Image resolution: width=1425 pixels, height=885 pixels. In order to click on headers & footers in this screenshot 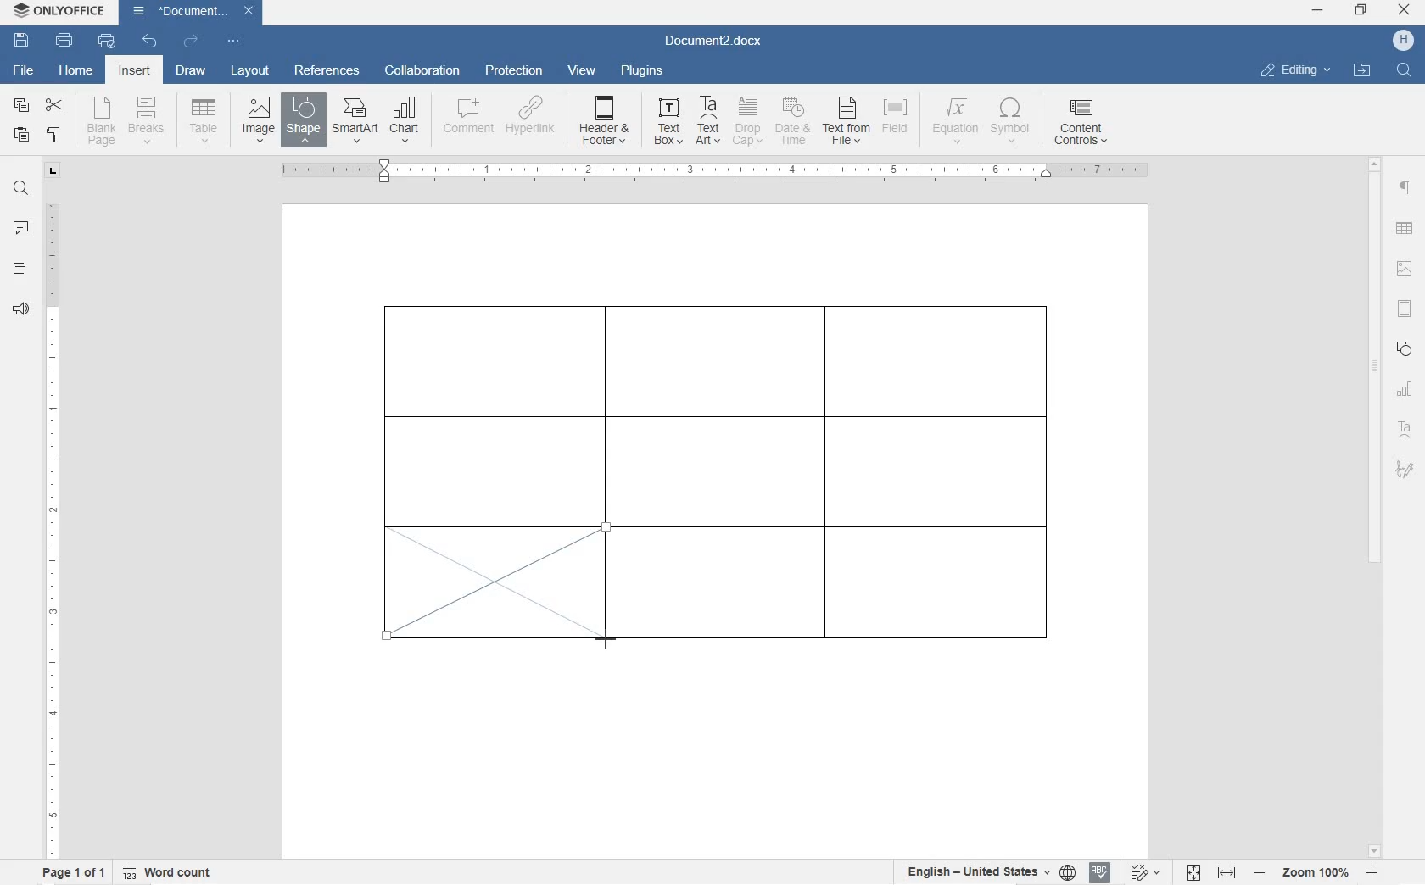, I will do `click(1405, 310)`.